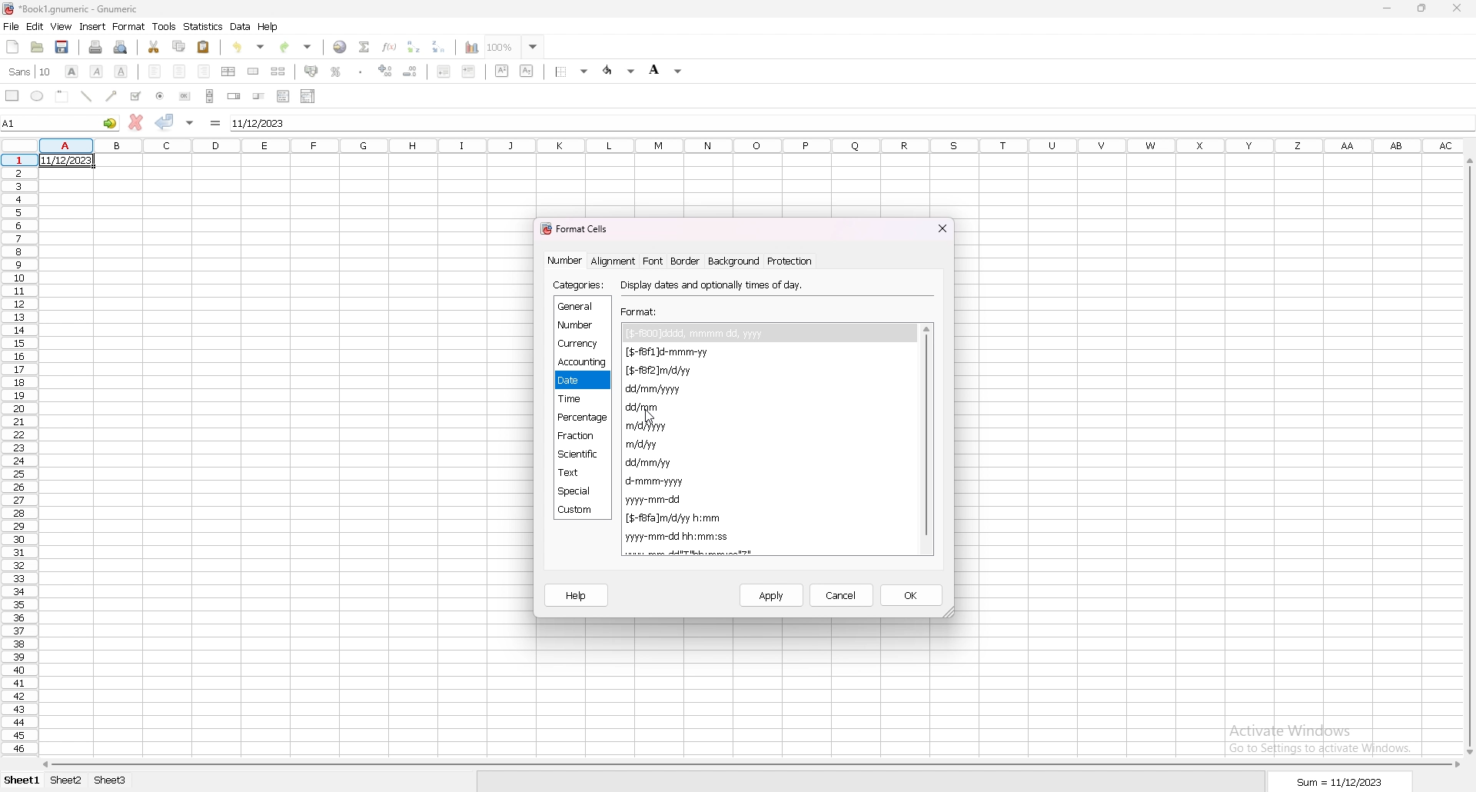  What do you see at coordinates (1458, 8) in the screenshot?
I see `close` at bounding box center [1458, 8].